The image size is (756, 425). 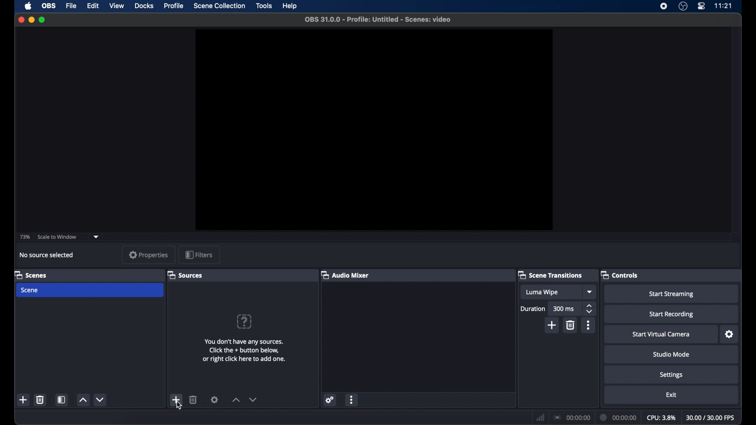 I want to click on delete, so click(x=571, y=325).